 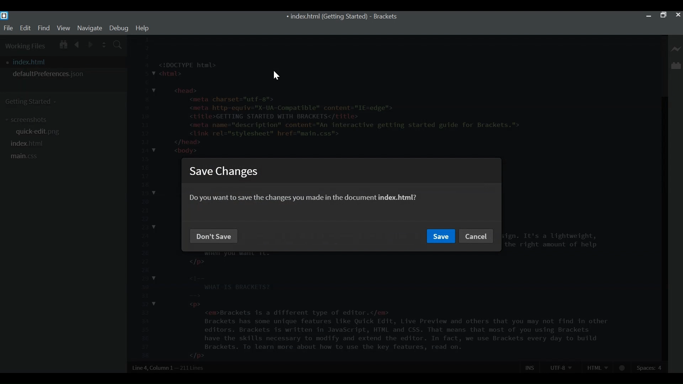 What do you see at coordinates (91, 44) in the screenshot?
I see `Navigate Forward` at bounding box center [91, 44].